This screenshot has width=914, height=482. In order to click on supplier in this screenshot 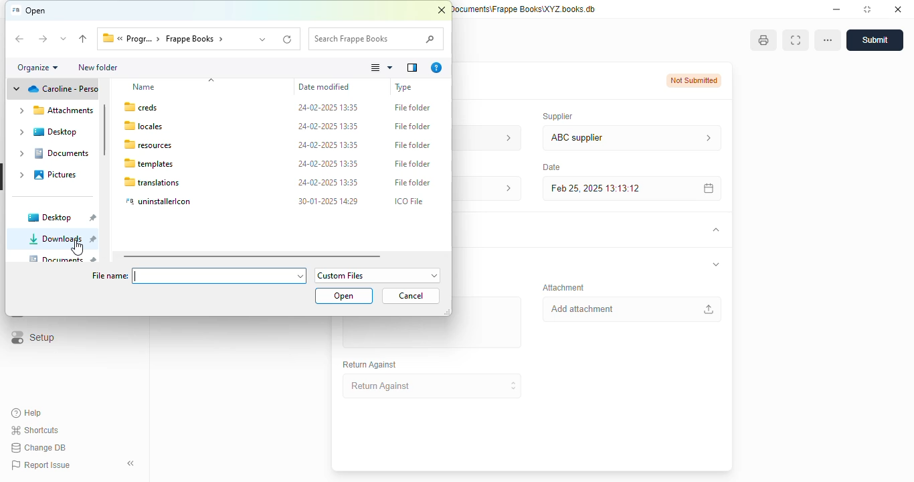, I will do `click(555, 116)`.